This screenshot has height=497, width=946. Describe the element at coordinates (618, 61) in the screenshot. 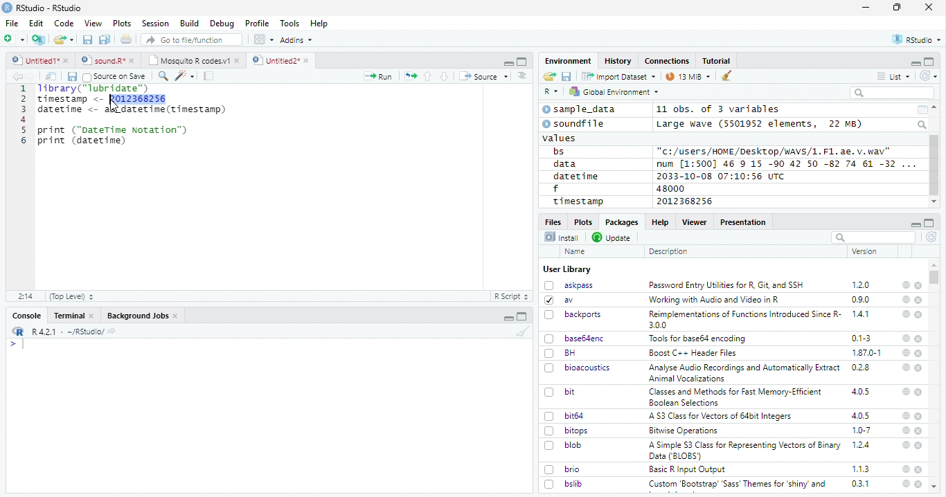

I see `History` at that location.